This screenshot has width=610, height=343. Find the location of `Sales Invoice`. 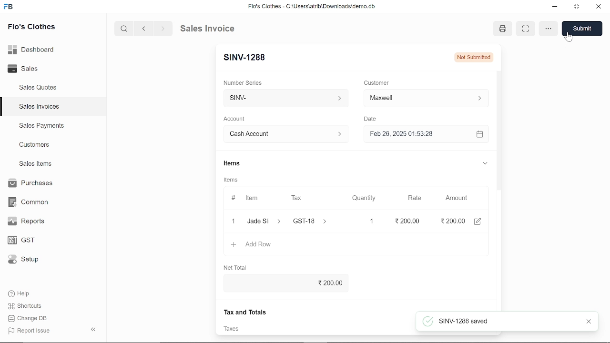

Sales Invoice is located at coordinates (214, 28).